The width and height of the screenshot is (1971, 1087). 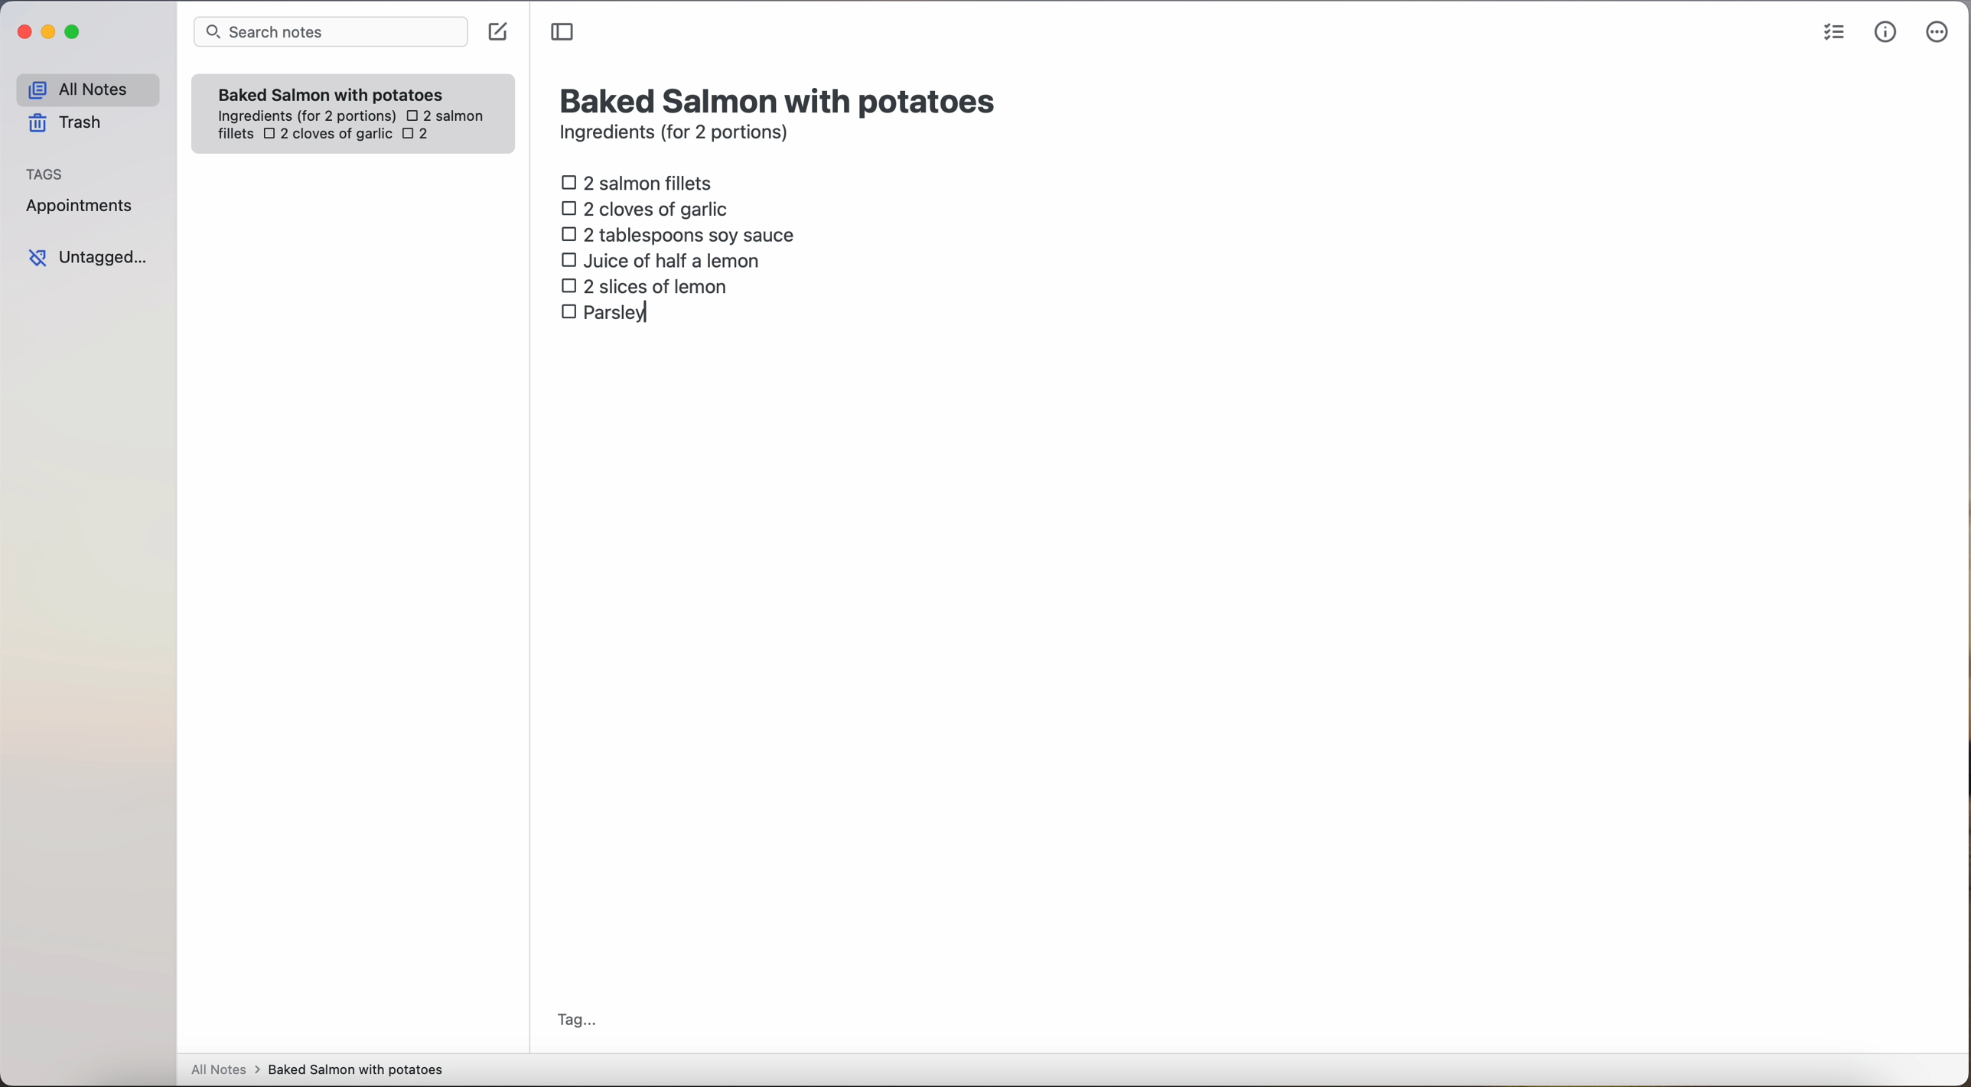 What do you see at coordinates (649, 207) in the screenshot?
I see `2 cloves of garlic` at bounding box center [649, 207].